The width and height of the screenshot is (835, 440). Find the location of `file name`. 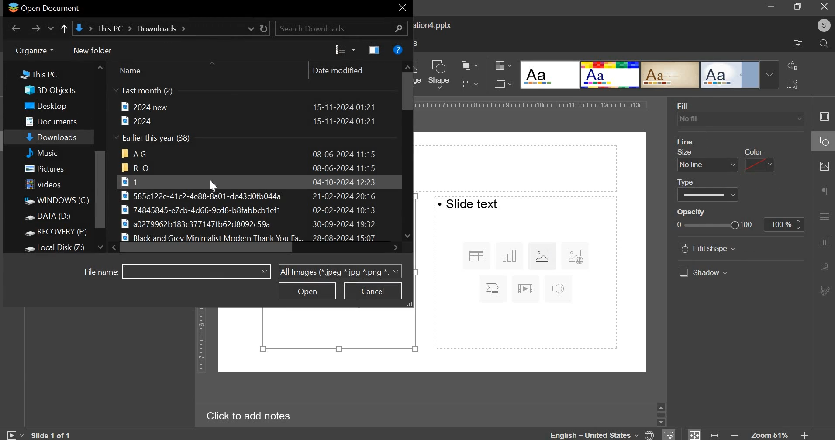

file name is located at coordinates (196, 271).